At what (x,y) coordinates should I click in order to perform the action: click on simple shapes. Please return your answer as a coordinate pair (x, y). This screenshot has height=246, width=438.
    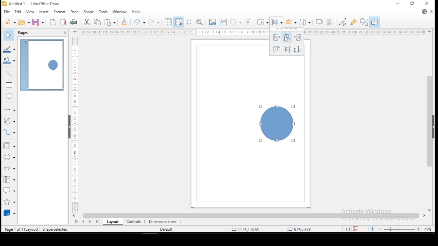
    Looking at the image, I should click on (10, 146).